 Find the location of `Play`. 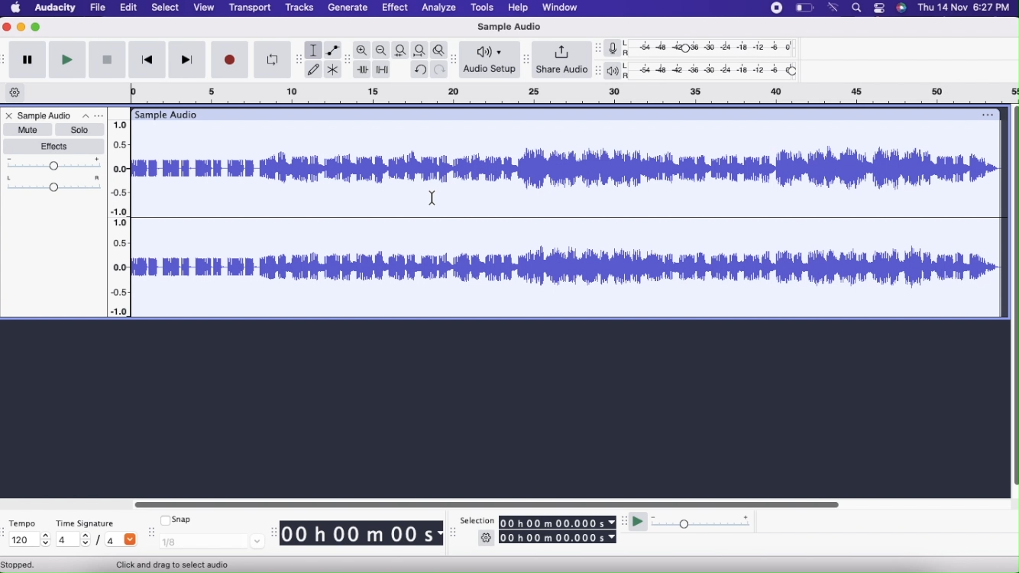

Play is located at coordinates (68, 60).